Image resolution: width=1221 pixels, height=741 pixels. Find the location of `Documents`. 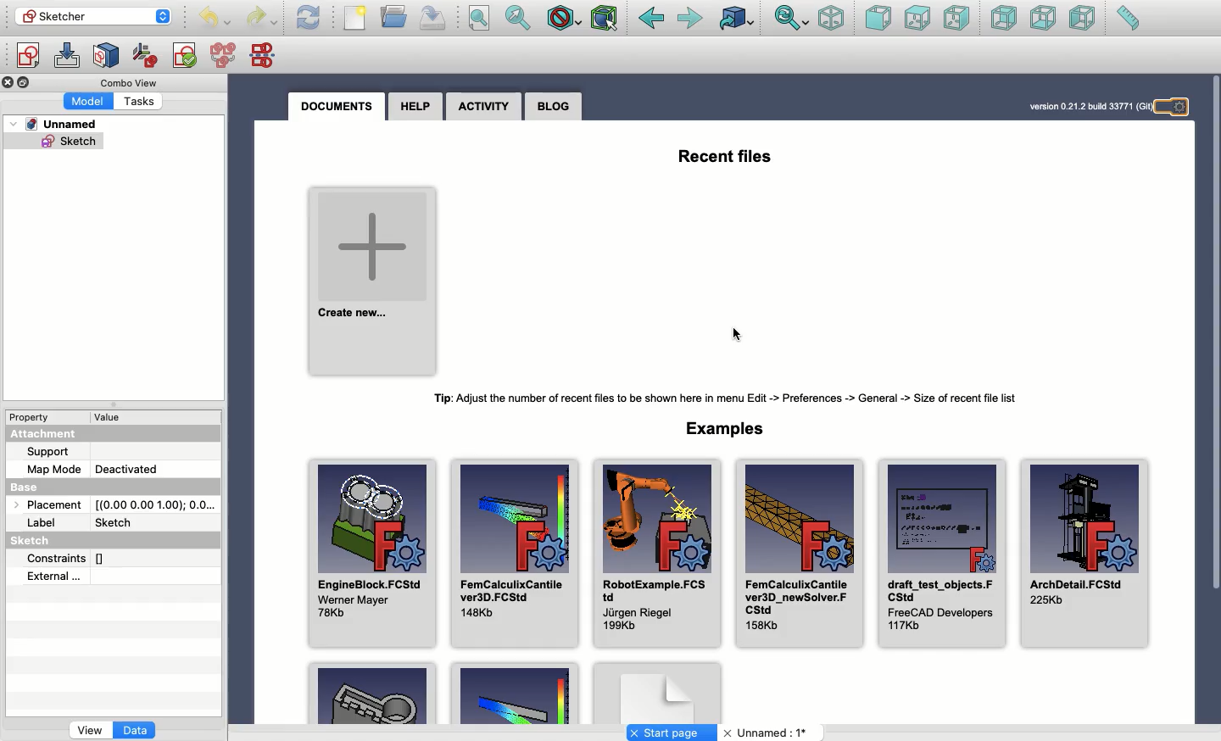

Documents is located at coordinates (335, 106).